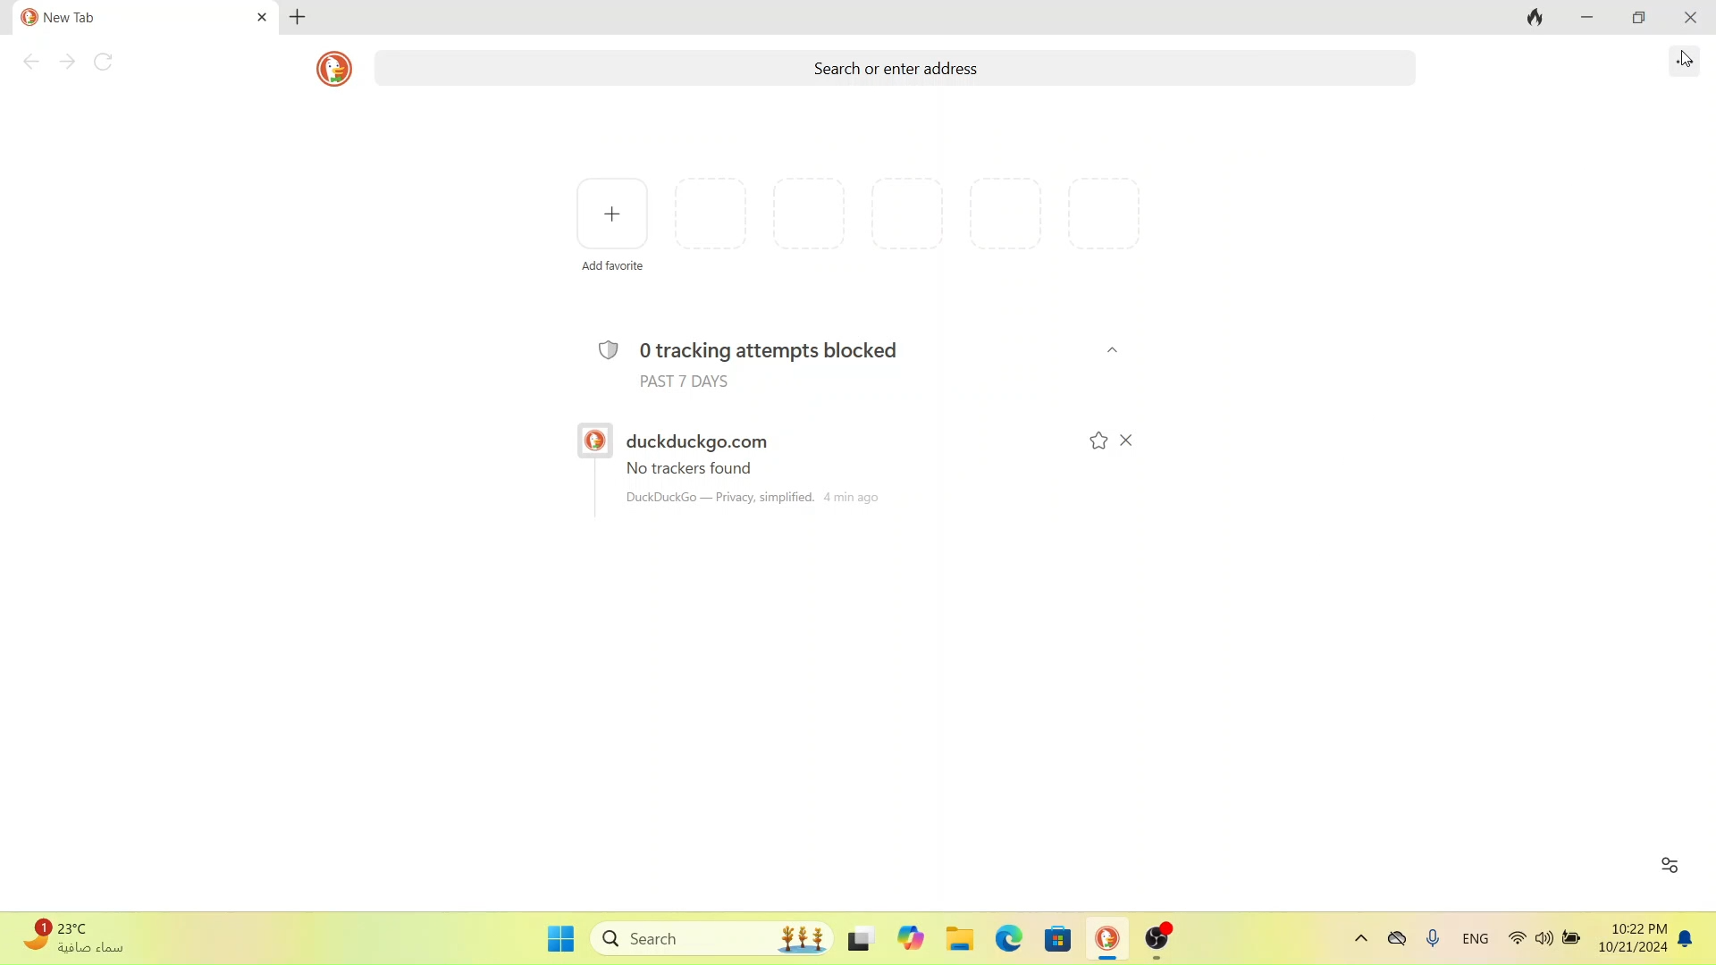 The height and width of the screenshot is (965, 1716). Describe the element at coordinates (909, 939) in the screenshot. I see `` at that location.